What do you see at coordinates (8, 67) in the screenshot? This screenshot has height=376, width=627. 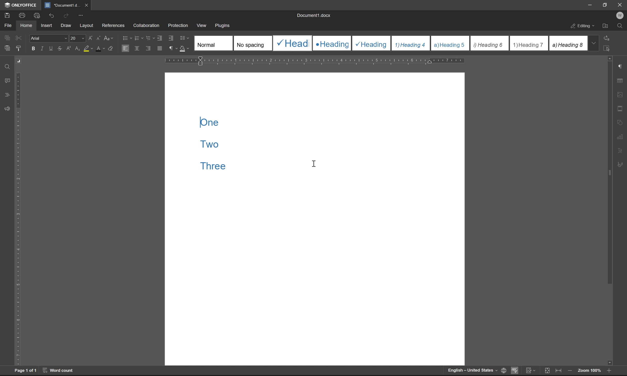 I see `find` at bounding box center [8, 67].